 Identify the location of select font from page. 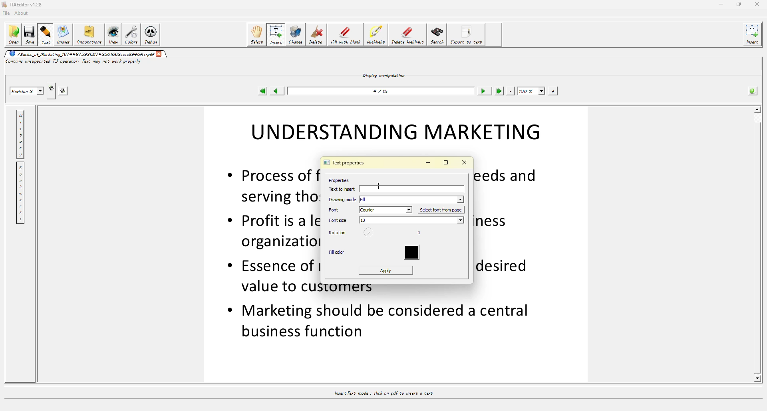
(442, 209).